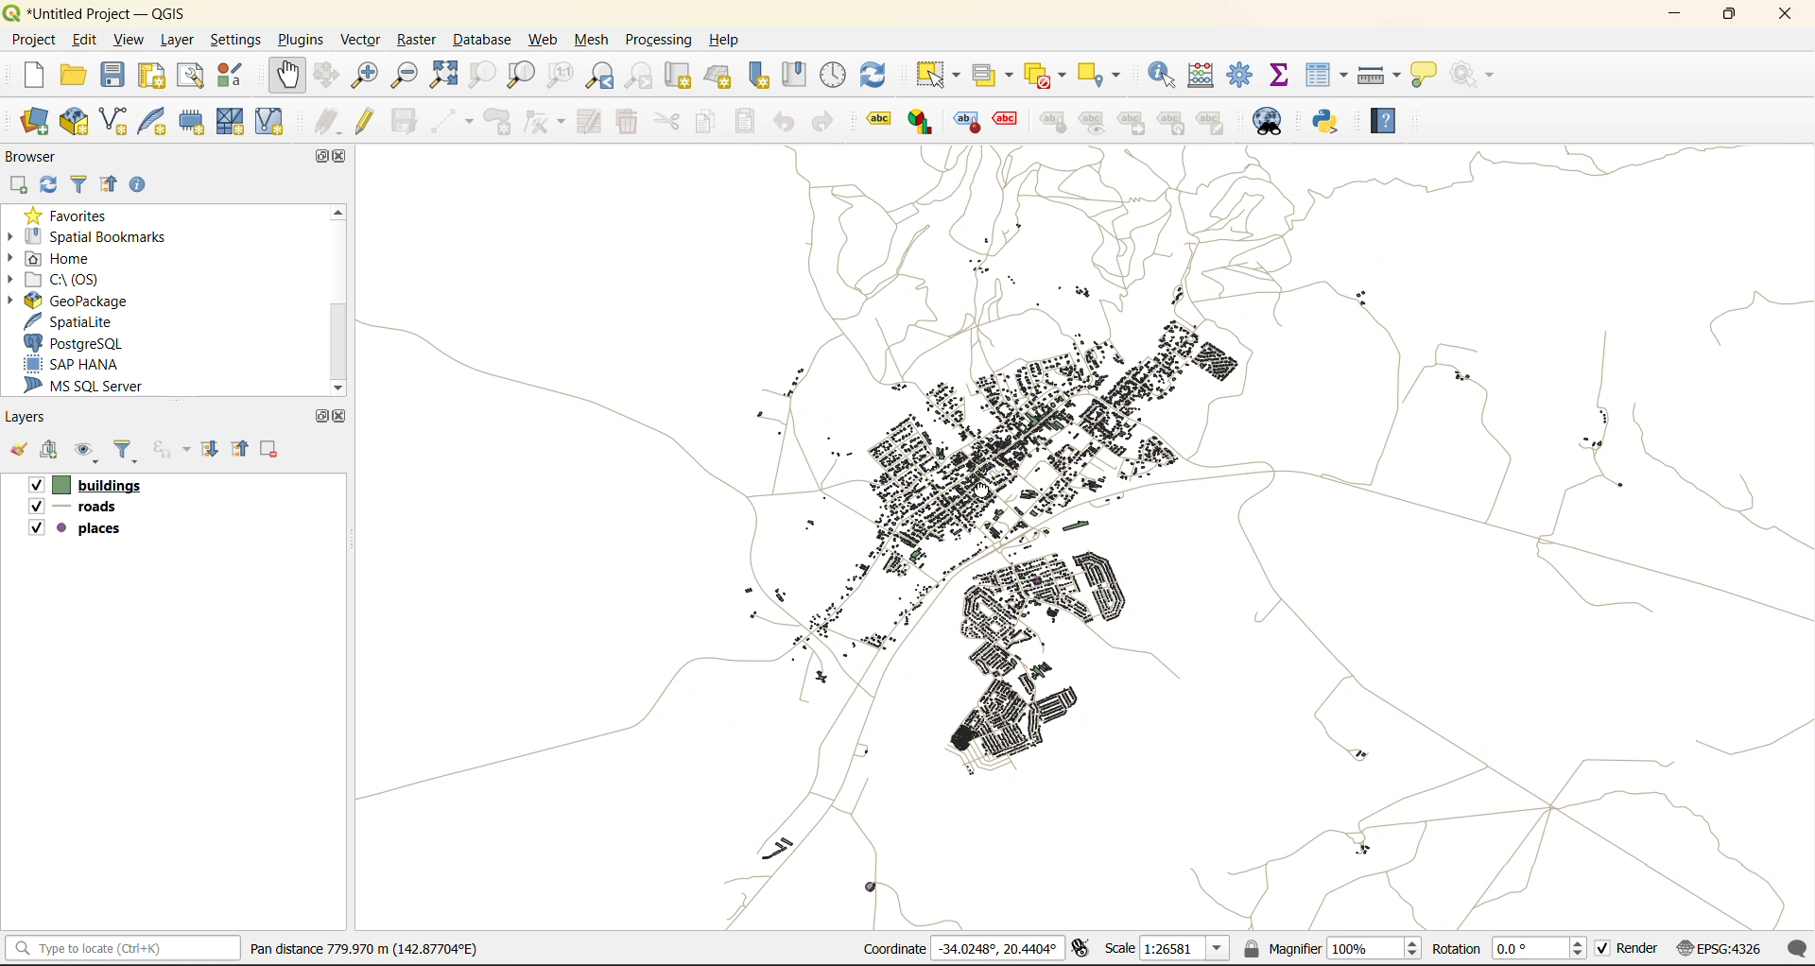 Image resolution: width=1815 pixels, height=966 pixels. What do you see at coordinates (1175, 122) in the screenshot?
I see `Hierarchy` at bounding box center [1175, 122].